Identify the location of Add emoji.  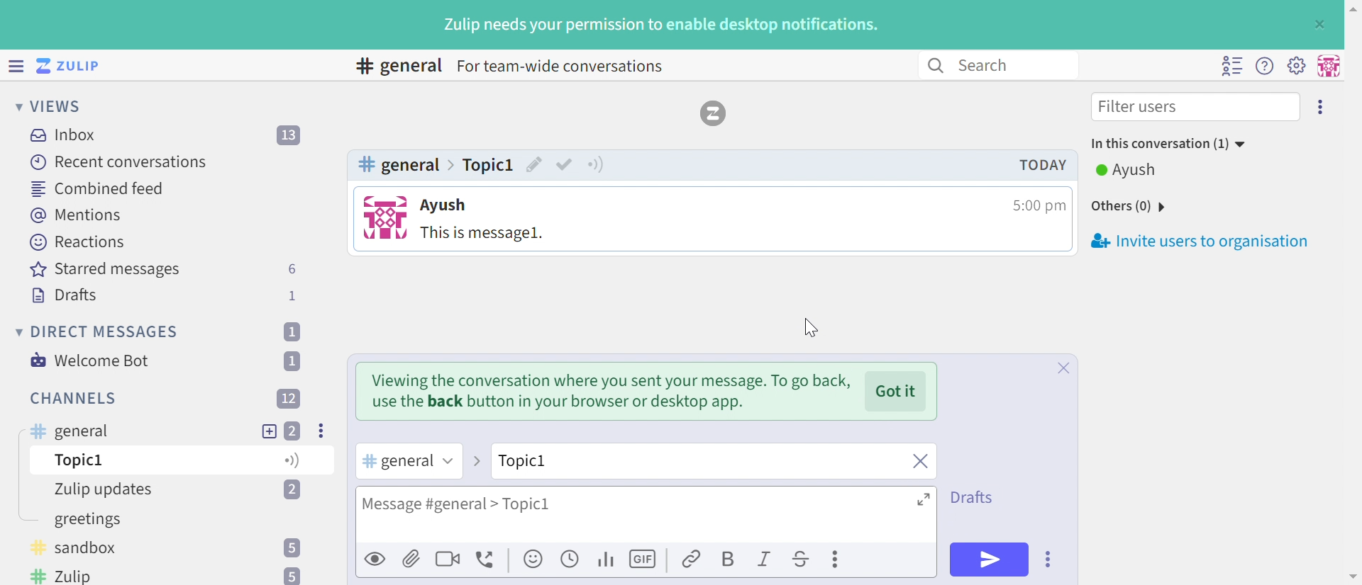
(534, 560).